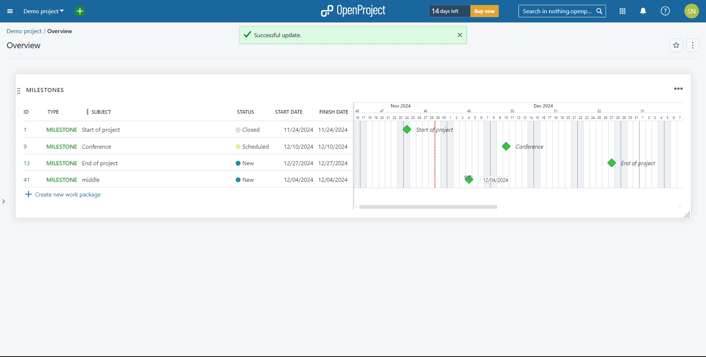 This screenshot has width=706, height=357. What do you see at coordinates (518, 145) in the screenshot?
I see `calendar view` at bounding box center [518, 145].